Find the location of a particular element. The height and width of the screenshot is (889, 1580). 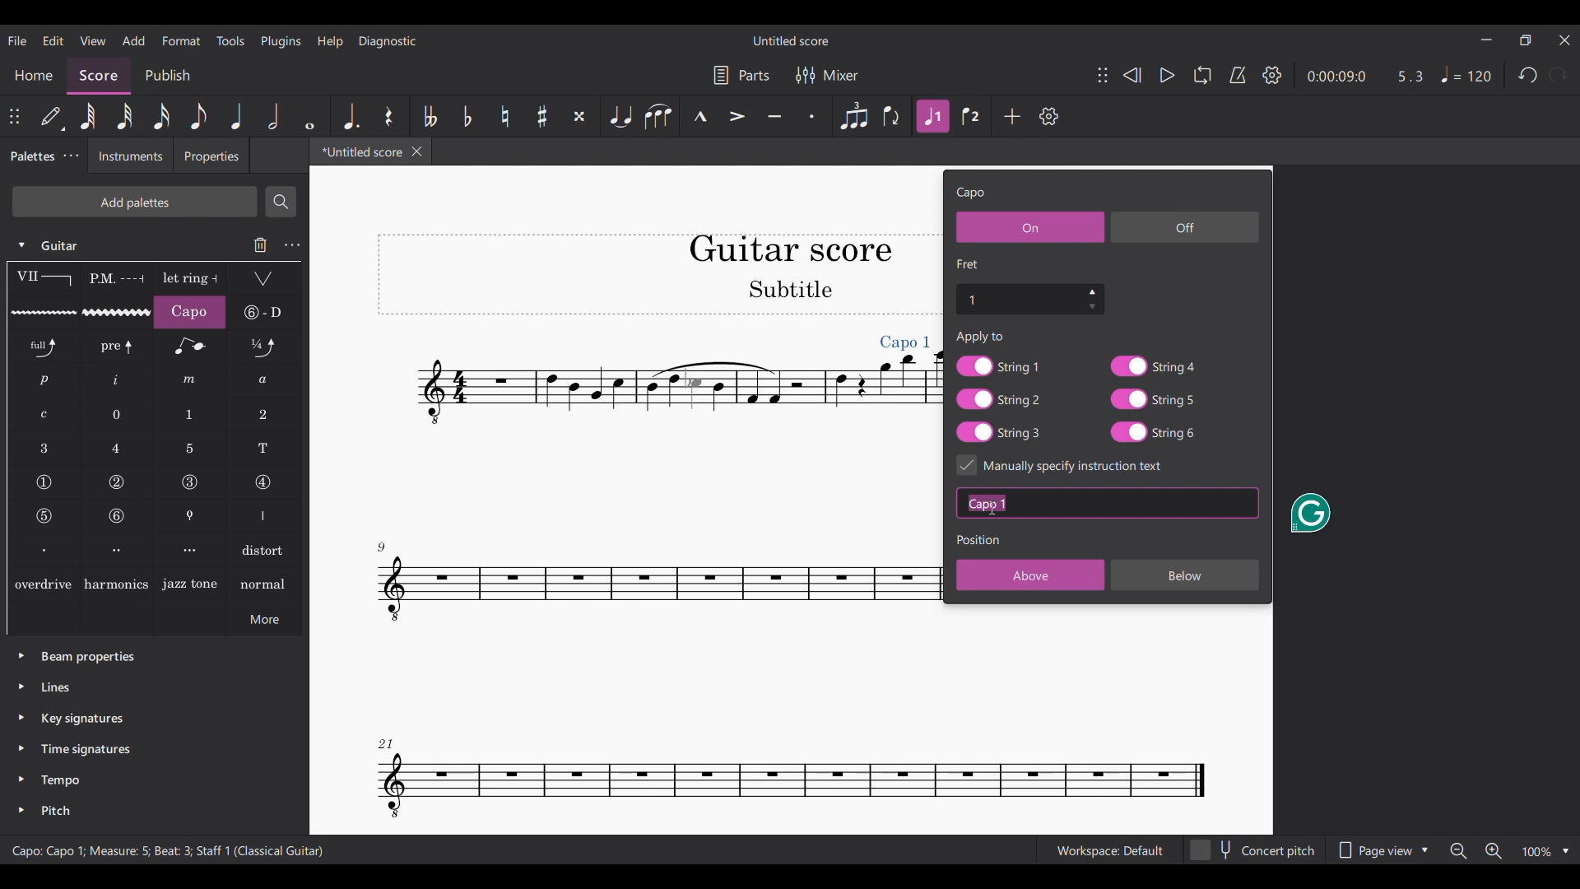

Pre-bend is located at coordinates (118, 347).